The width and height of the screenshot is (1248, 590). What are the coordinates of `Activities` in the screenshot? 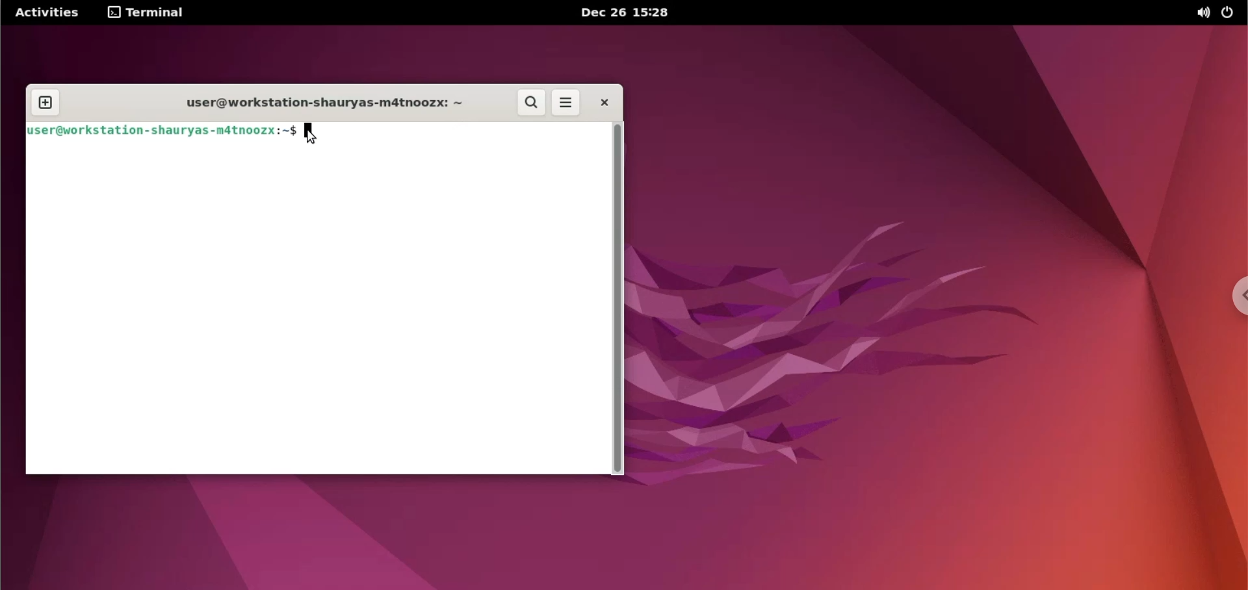 It's located at (47, 12).